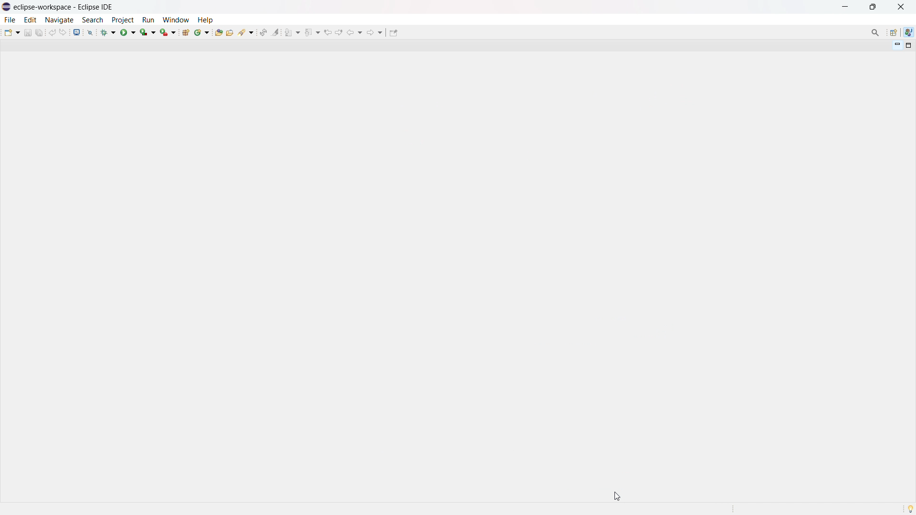 The width and height of the screenshot is (916, 515). I want to click on minimize view, so click(896, 45).